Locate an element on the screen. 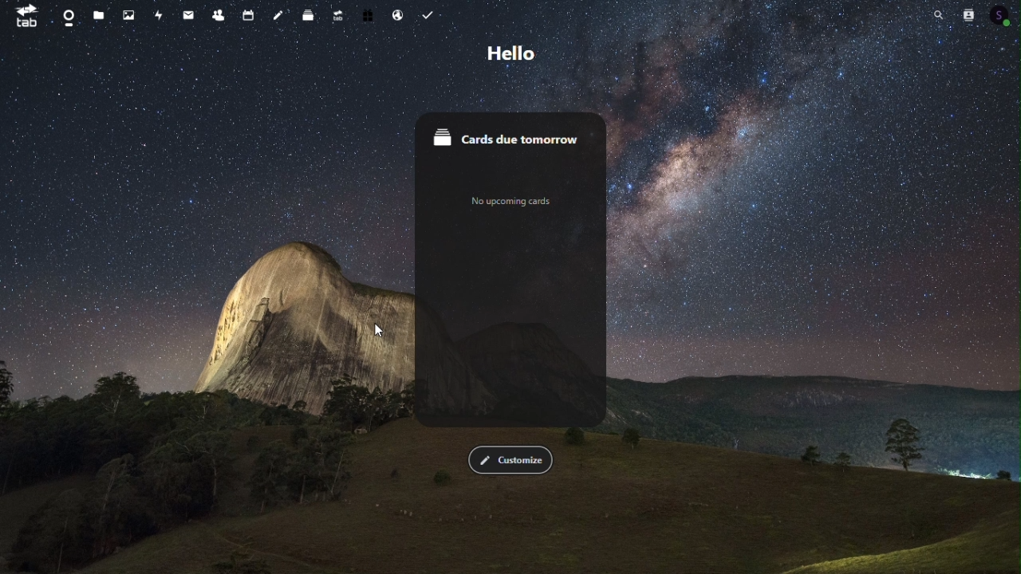 This screenshot has height=574, width=1021. Email hosting is located at coordinates (398, 14).